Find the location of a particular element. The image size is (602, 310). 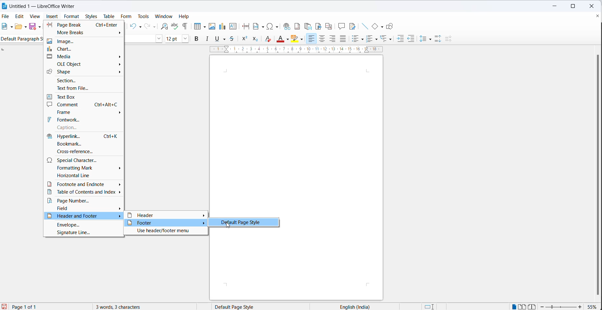

footnote and endnote is located at coordinates (85, 184).